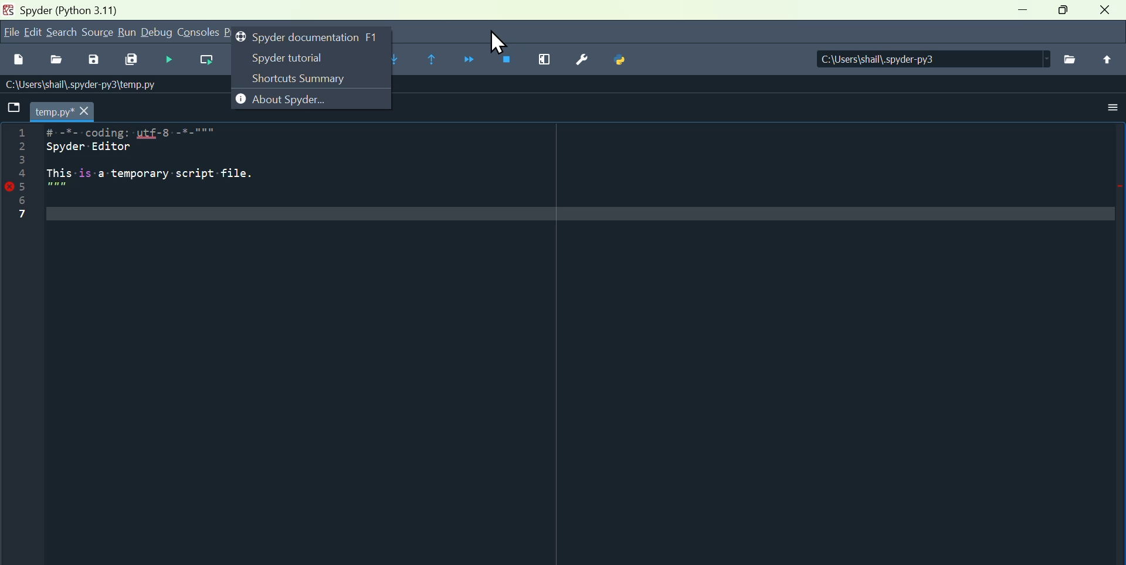  I want to click on New files, so click(15, 60).